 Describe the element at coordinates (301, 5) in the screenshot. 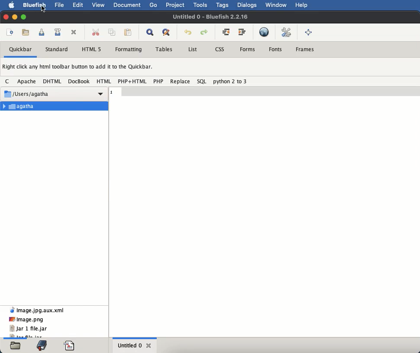

I see `help` at that location.